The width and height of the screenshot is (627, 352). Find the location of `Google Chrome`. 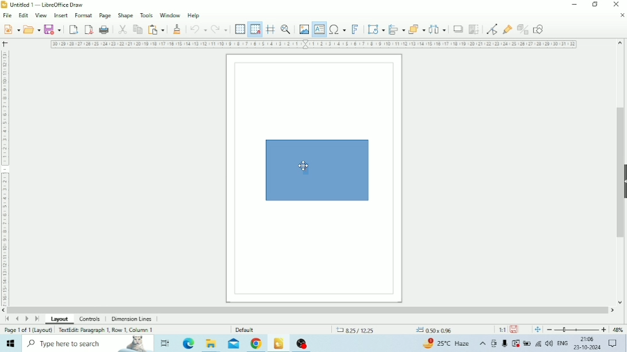

Google Chrome is located at coordinates (257, 343).